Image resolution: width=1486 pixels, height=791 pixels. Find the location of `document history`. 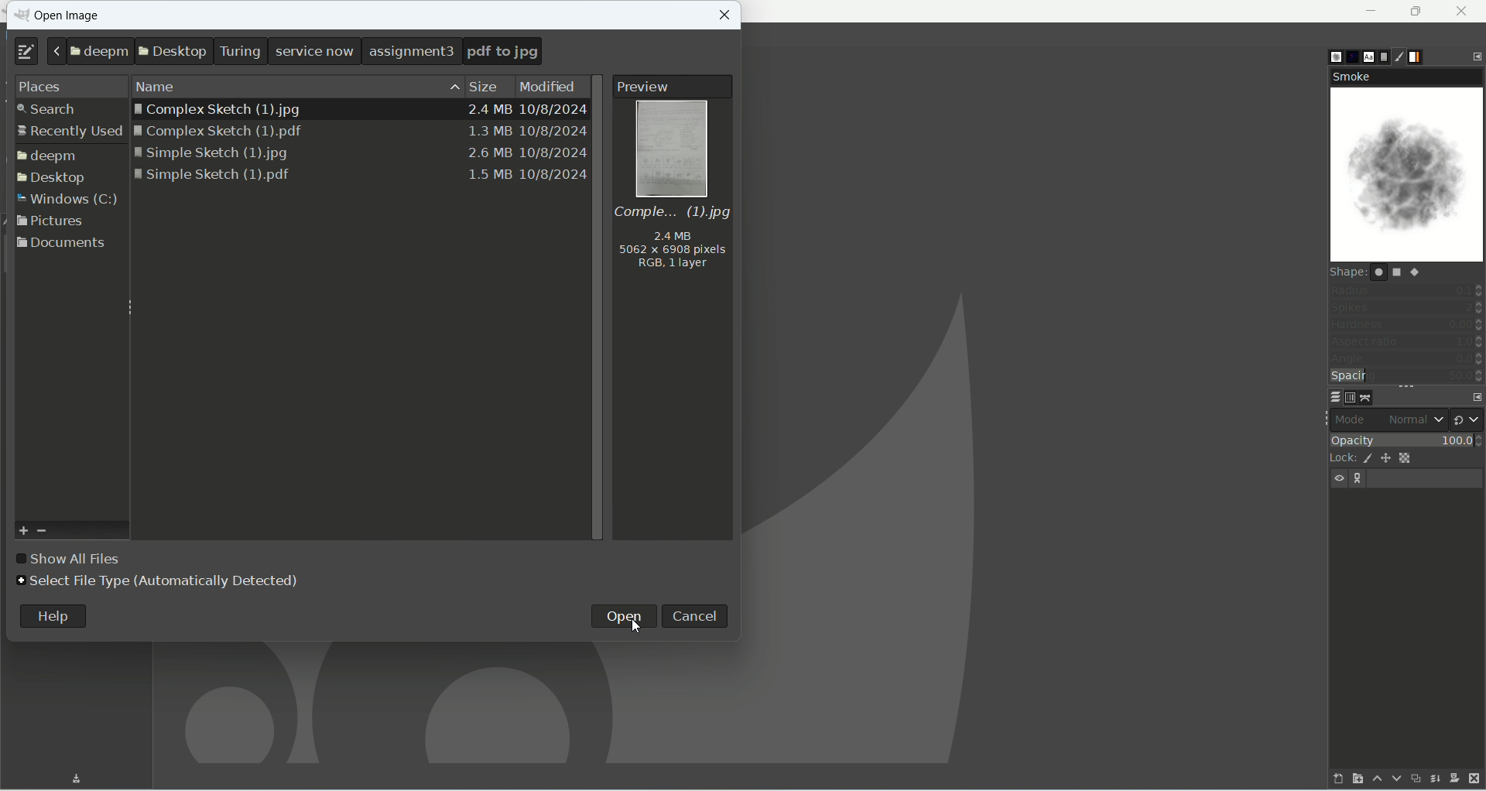

document history is located at coordinates (1383, 57).